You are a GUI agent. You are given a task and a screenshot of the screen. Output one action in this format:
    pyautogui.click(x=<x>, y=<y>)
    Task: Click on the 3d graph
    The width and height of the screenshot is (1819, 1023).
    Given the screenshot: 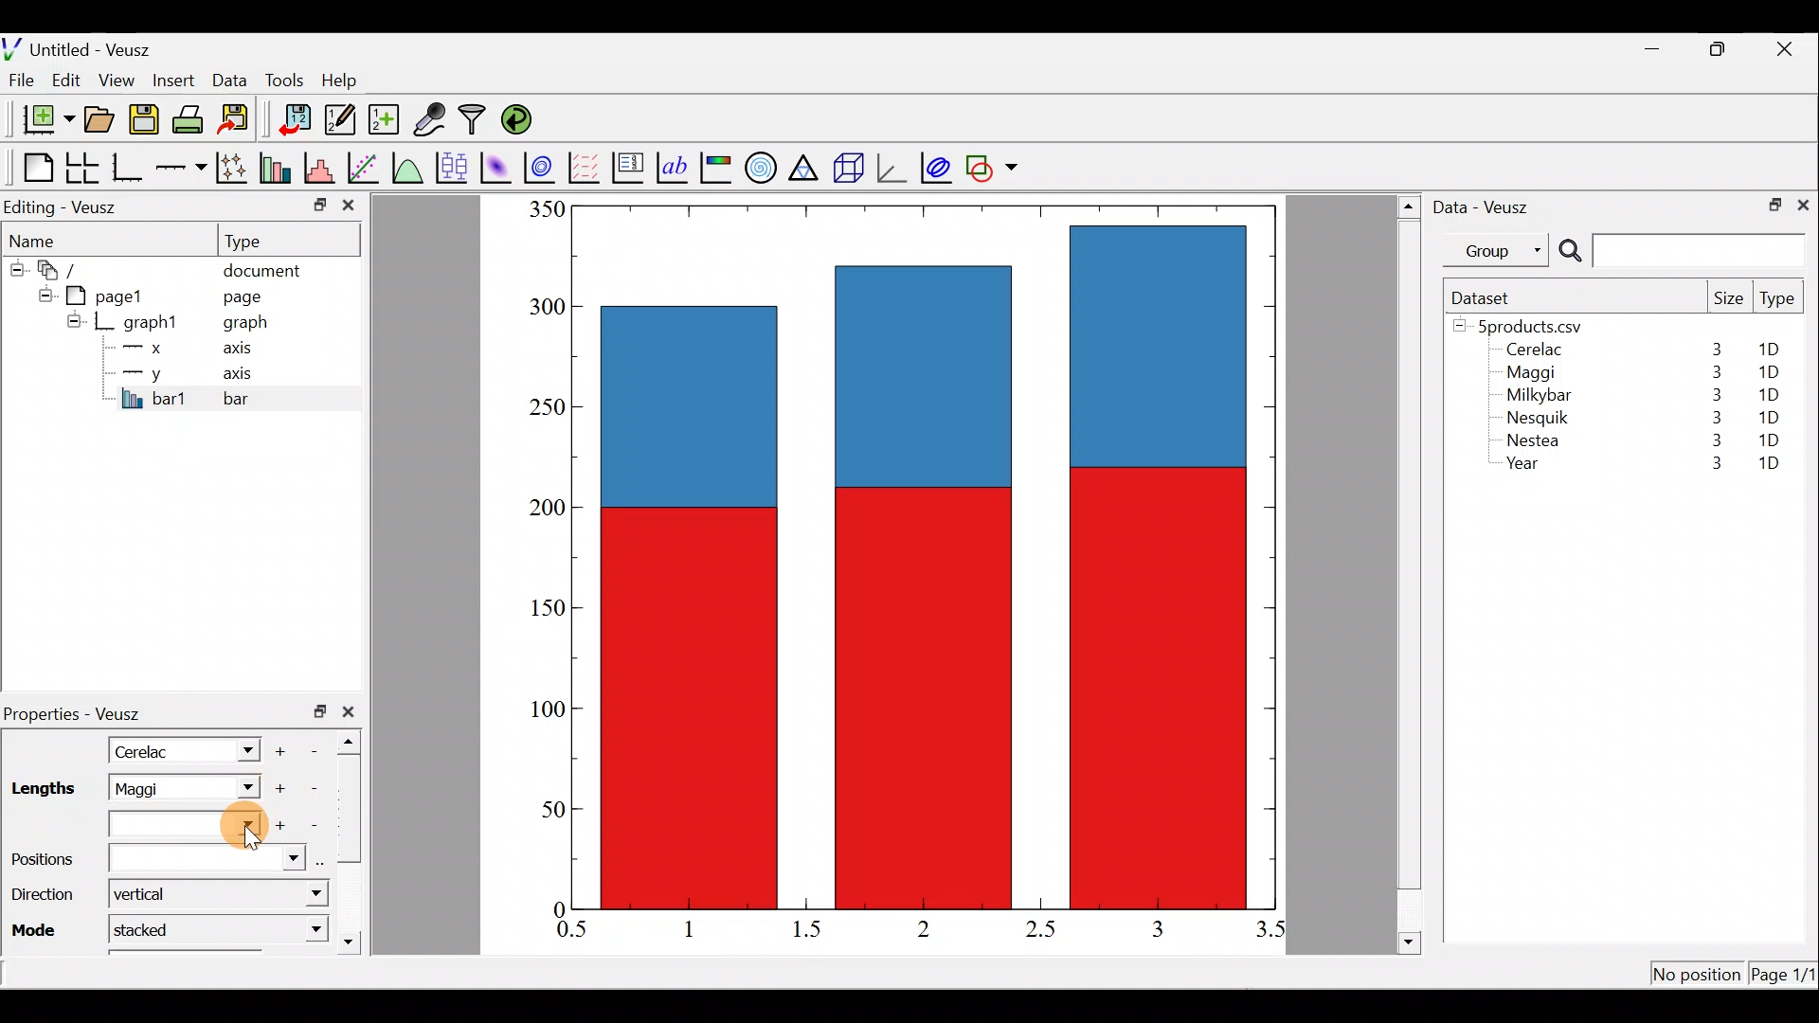 What is the action you would take?
    pyautogui.click(x=891, y=166)
    